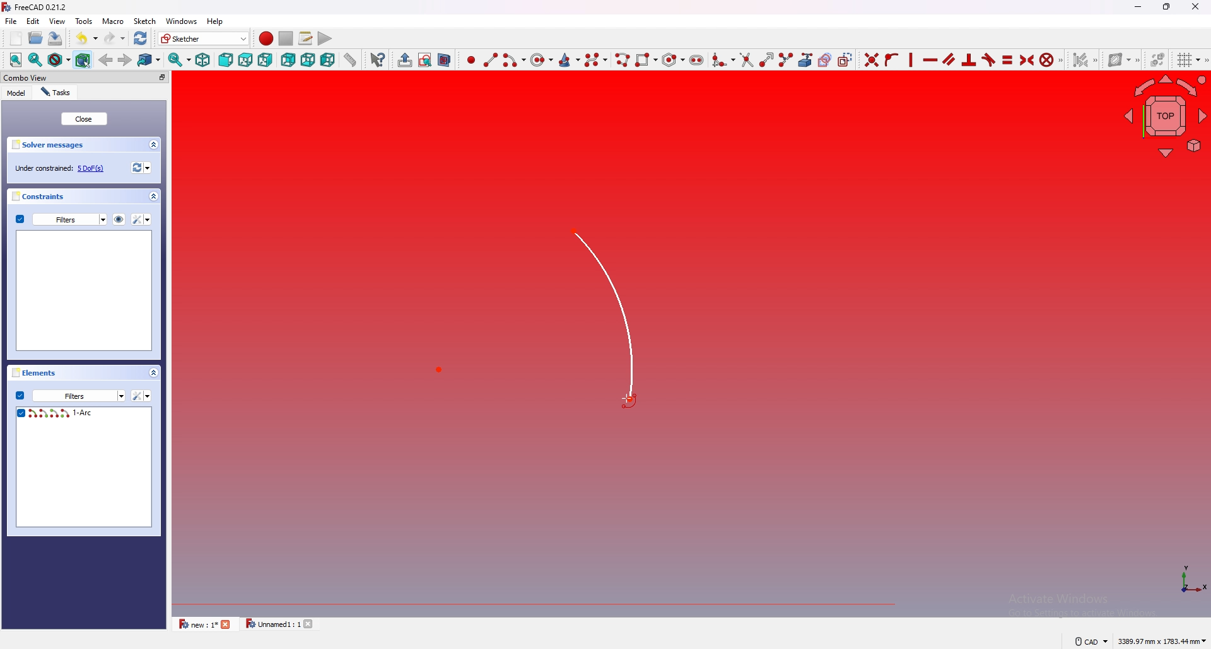 The image size is (1211, 649). What do you see at coordinates (271, 624) in the screenshot?
I see `Unnamed1 : 1` at bounding box center [271, 624].